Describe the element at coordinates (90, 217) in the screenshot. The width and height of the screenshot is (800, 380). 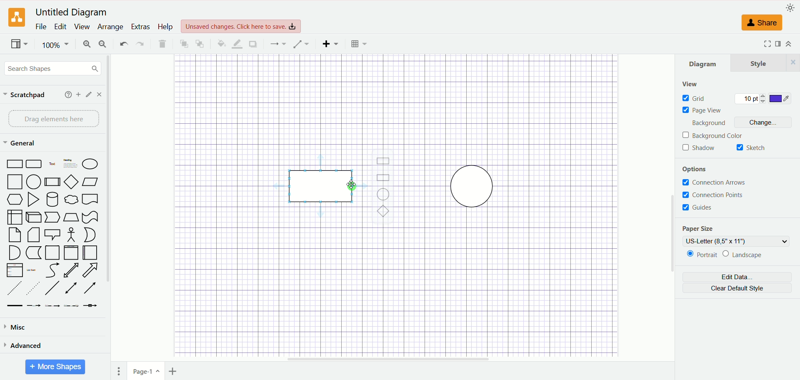
I see `Irregular Flag` at that location.